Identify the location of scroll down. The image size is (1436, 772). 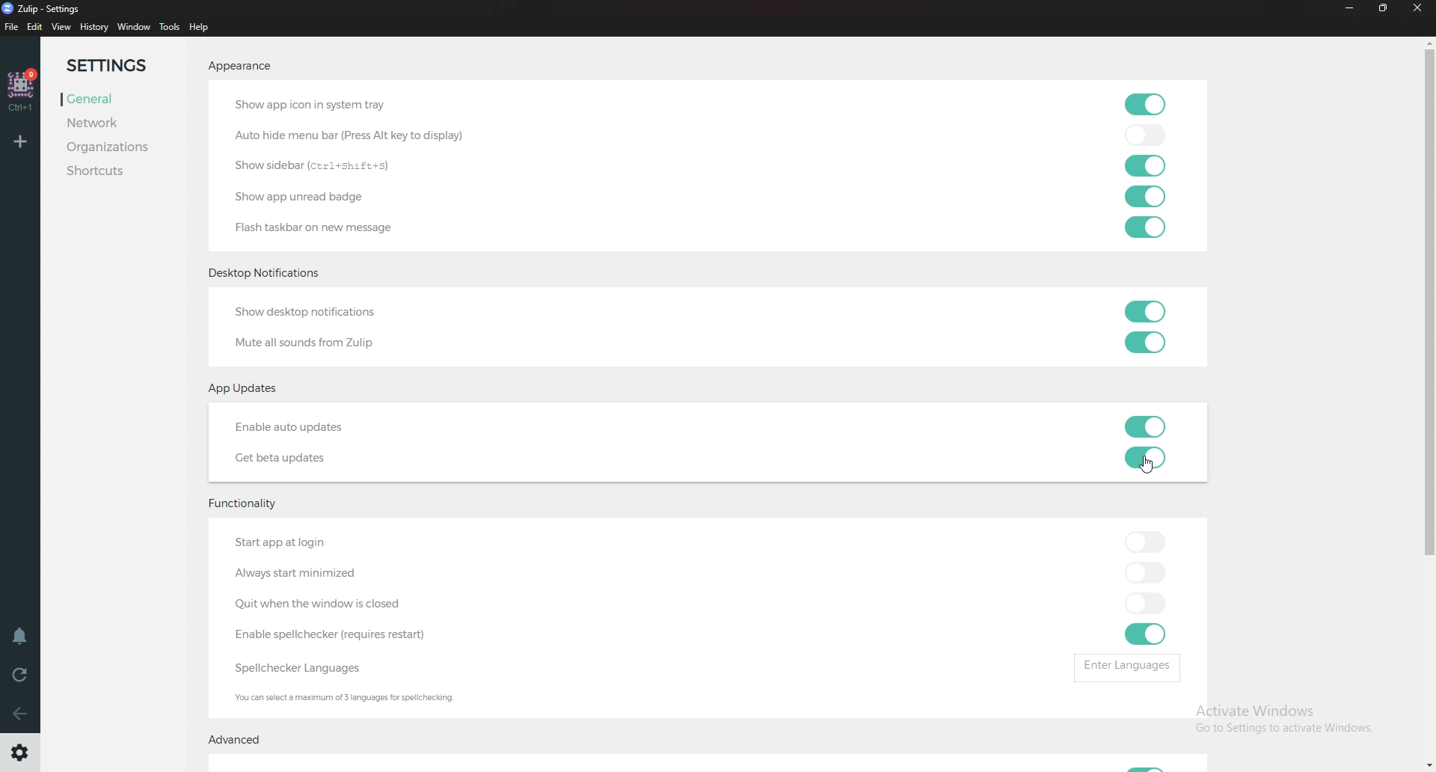
(1427, 765).